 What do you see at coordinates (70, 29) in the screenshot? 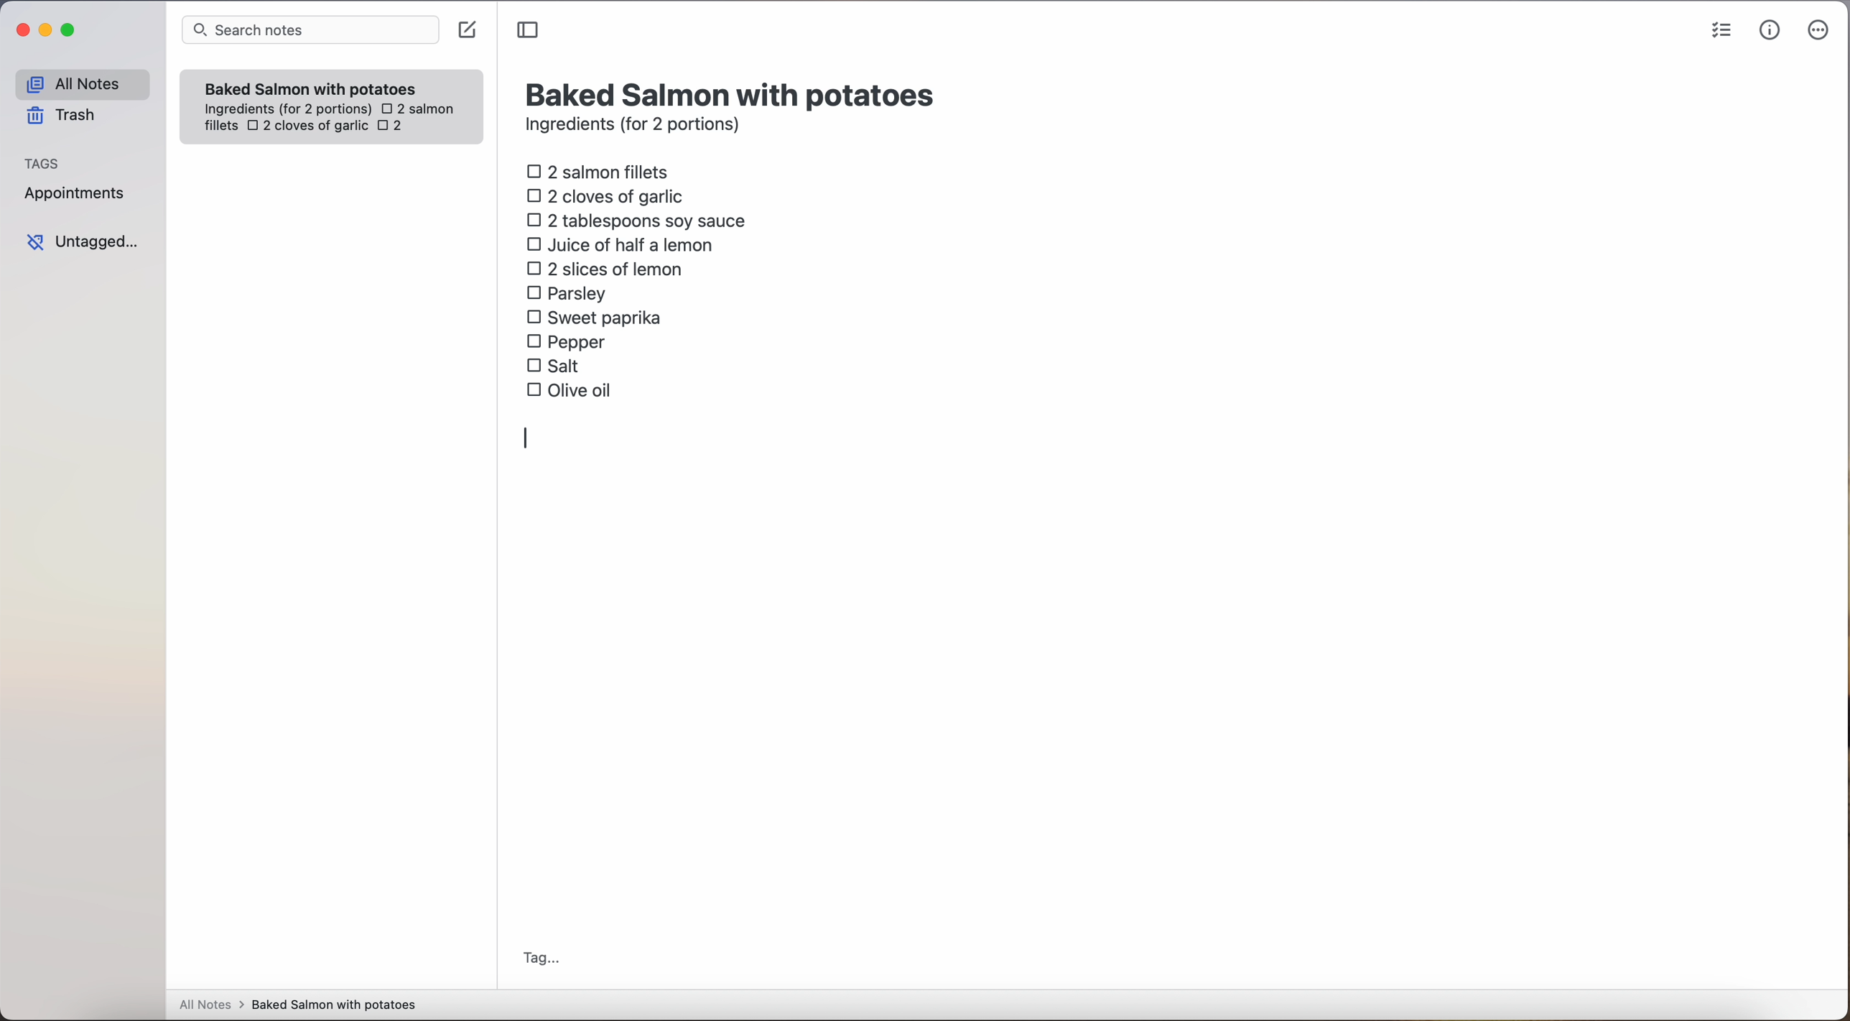
I see `maximize` at bounding box center [70, 29].